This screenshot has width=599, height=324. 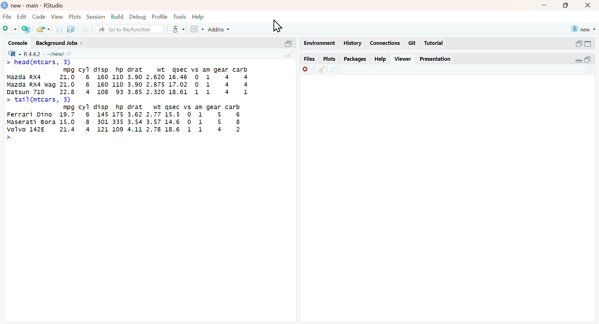 I want to click on Plots, so click(x=328, y=58).